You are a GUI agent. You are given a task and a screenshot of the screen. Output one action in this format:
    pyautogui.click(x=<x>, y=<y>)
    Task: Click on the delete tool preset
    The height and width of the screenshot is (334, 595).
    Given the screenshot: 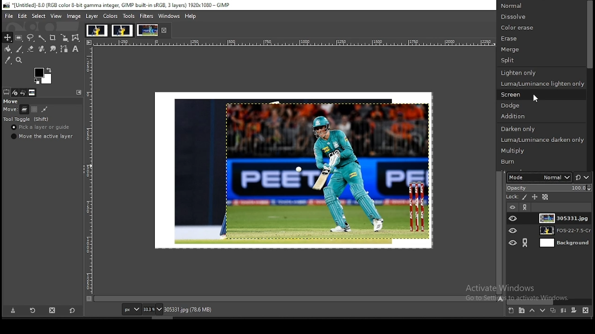 What is the action you would take?
    pyautogui.click(x=51, y=310)
    